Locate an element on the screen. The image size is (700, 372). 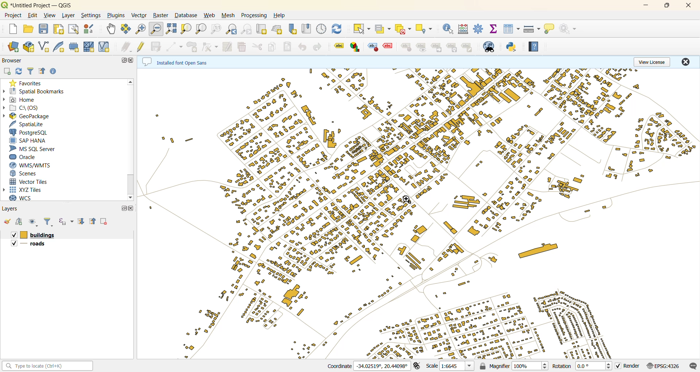
sap hana is located at coordinates (31, 140).